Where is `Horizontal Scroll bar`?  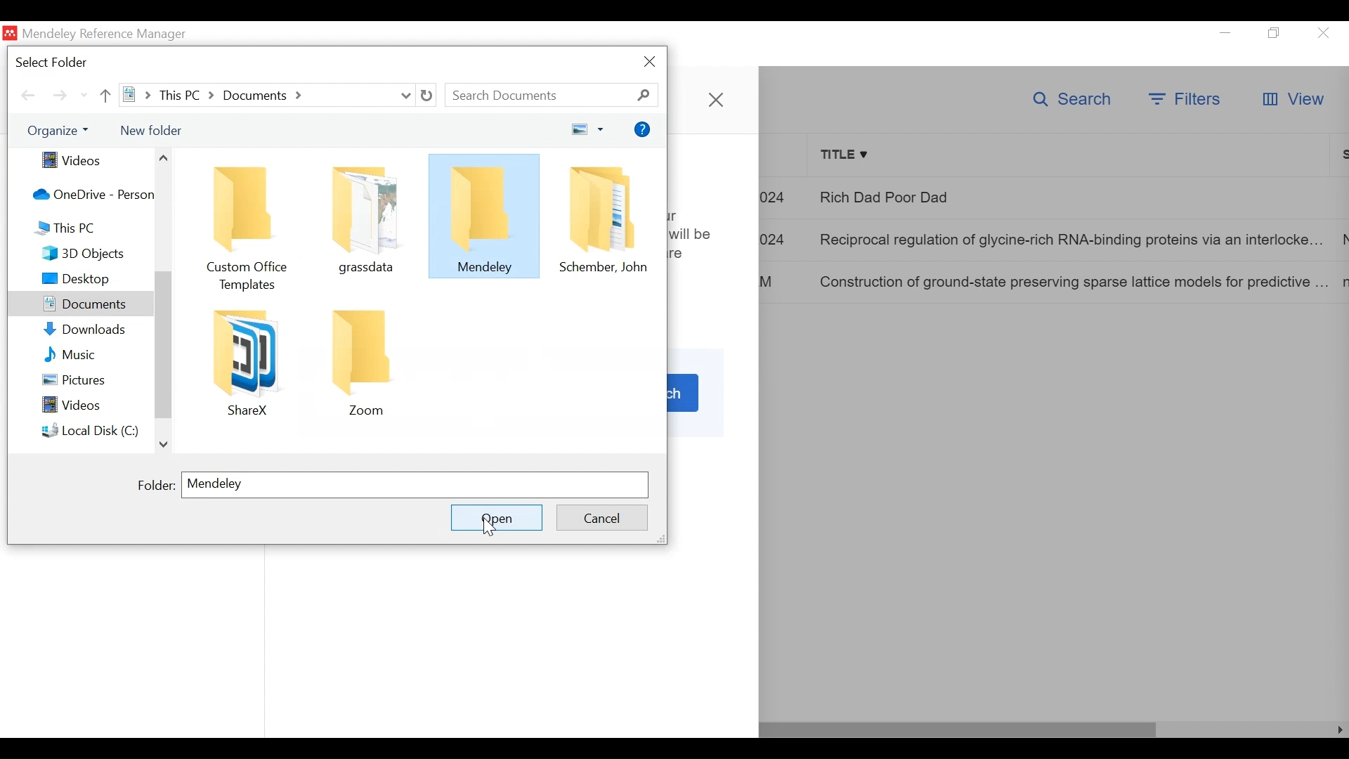 Horizontal Scroll bar is located at coordinates (958, 729).